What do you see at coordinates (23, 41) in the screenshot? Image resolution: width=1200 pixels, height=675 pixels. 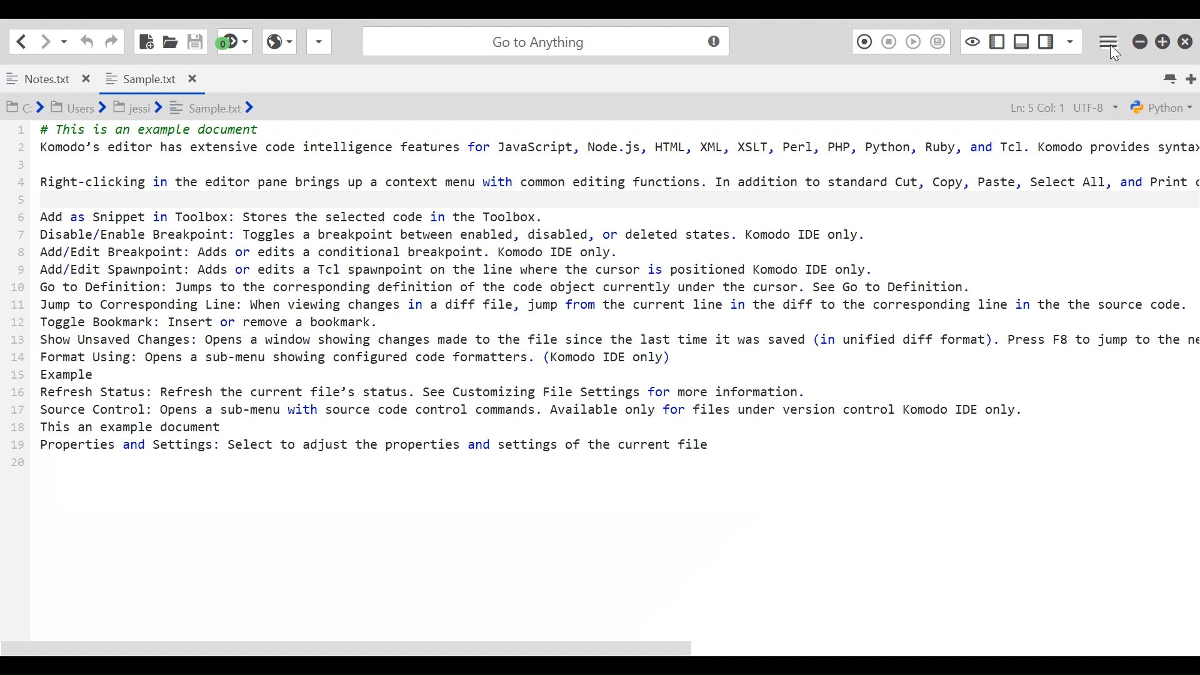 I see `Go back one location` at bounding box center [23, 41].